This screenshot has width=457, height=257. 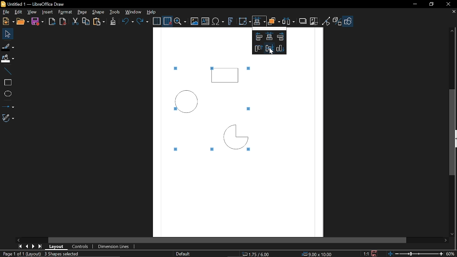 What do you see at coordinates (18, 240) in the screenshot?
I see `Move left` at bounding box center [18, 240].